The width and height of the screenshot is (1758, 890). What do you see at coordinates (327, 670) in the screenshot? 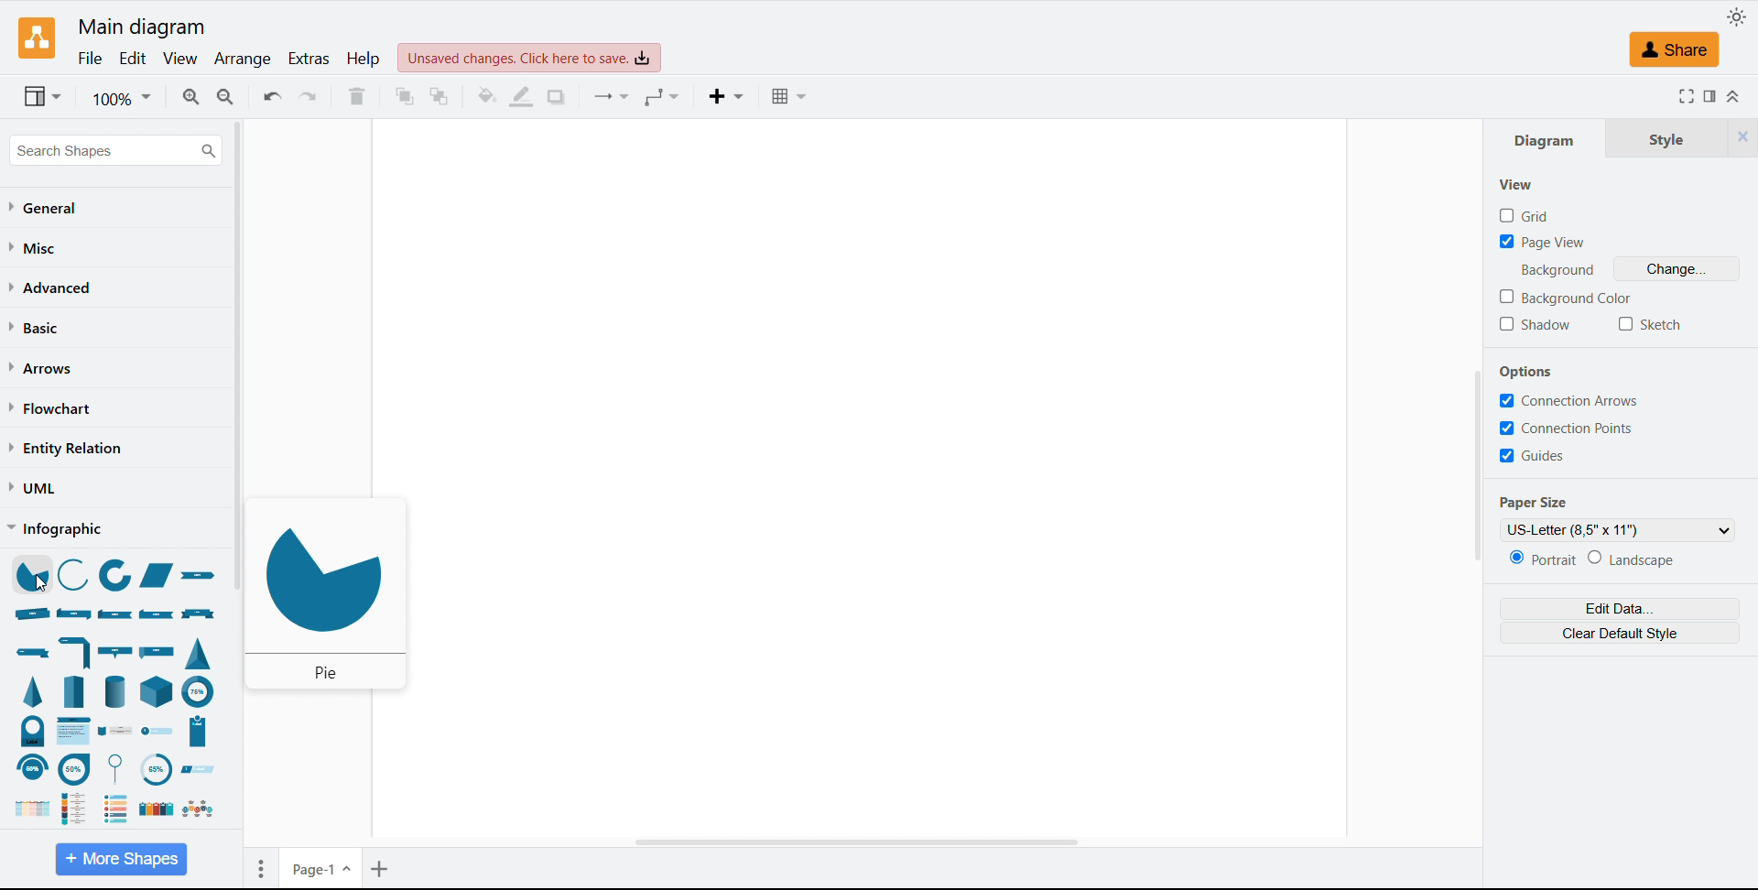
I see `pie` at bounding box center [327, 670].